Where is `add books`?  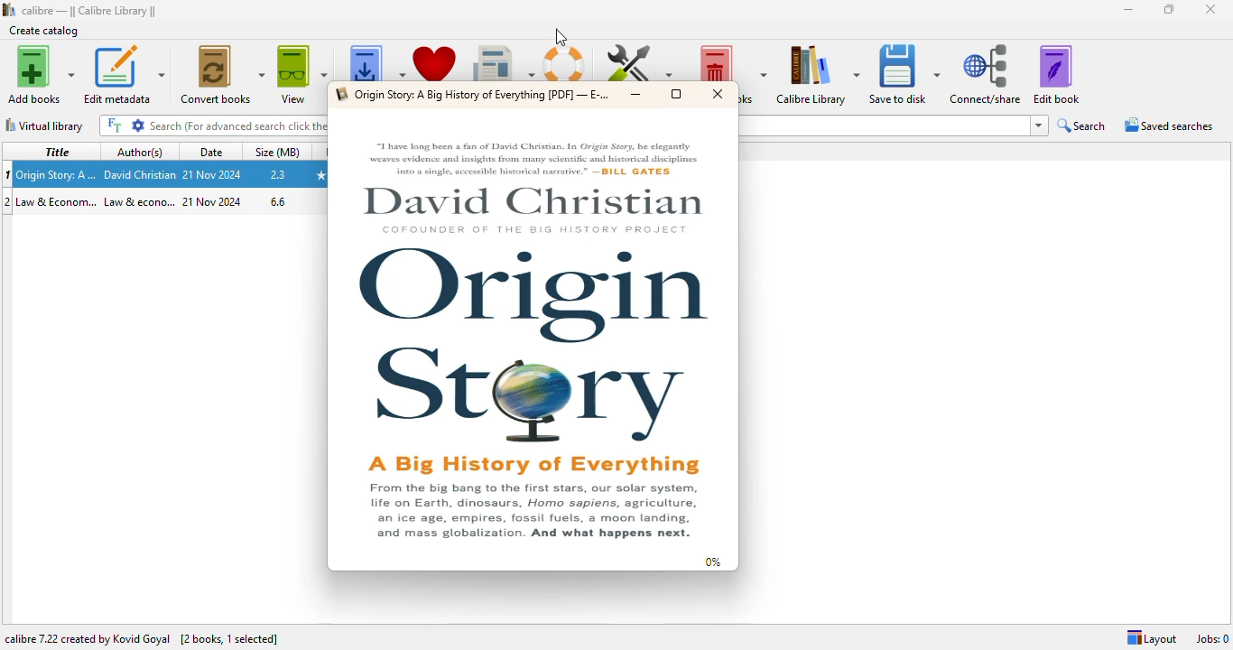
add books is located at coordinates (40, 74).